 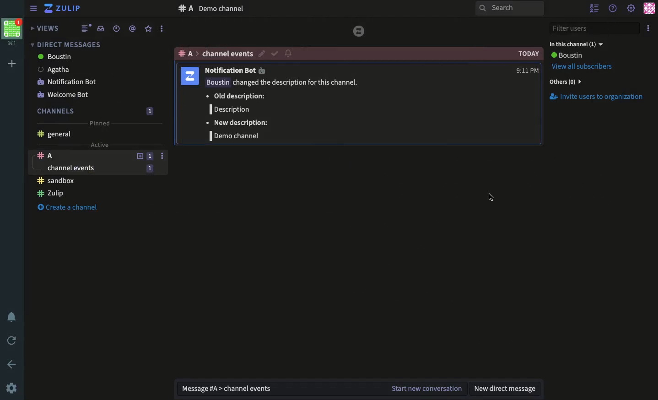 I want to click on Invite users to organization, so click(x=598, y=97).